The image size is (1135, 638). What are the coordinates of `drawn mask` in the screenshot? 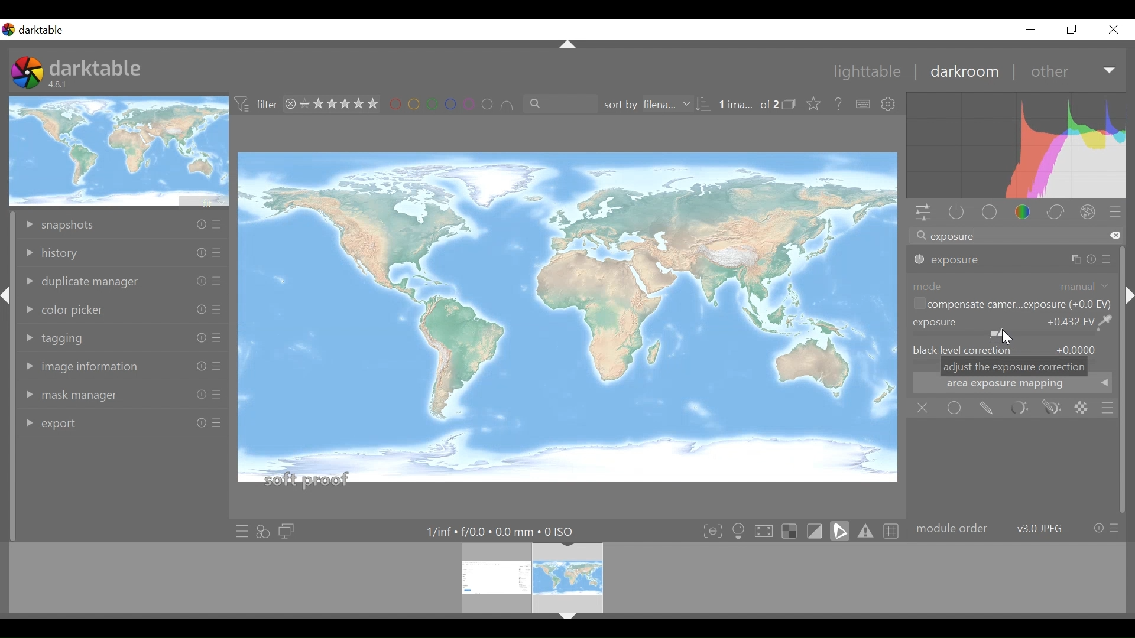 It's located at (985, 408).